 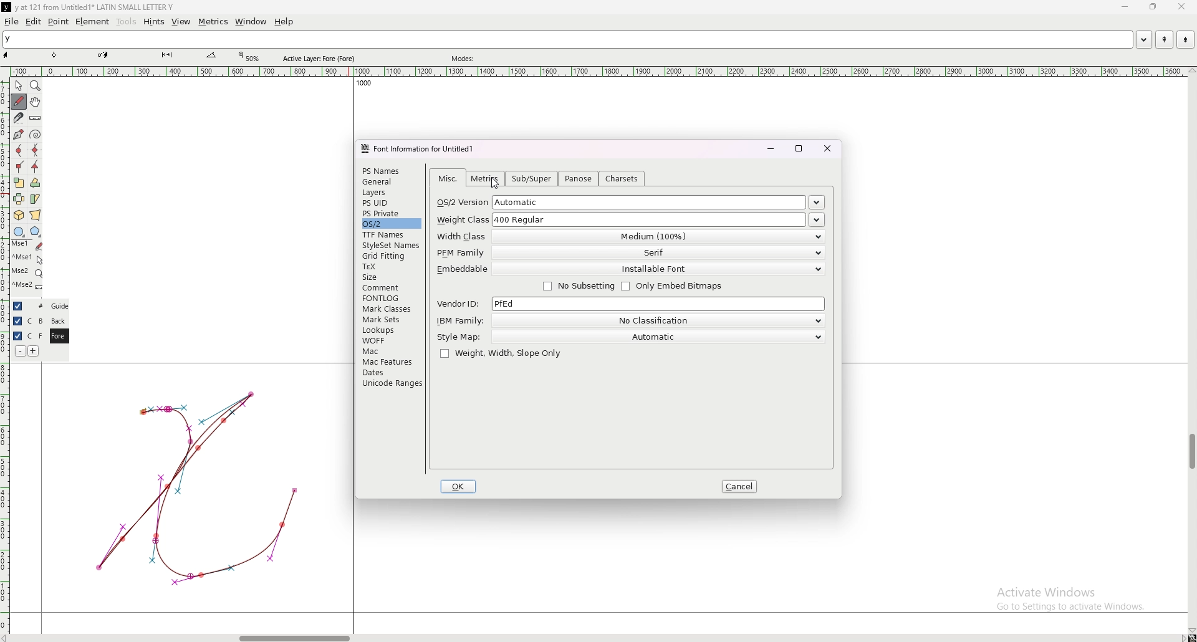 I want to click on add a tangent point, so click(x=36, y=167).